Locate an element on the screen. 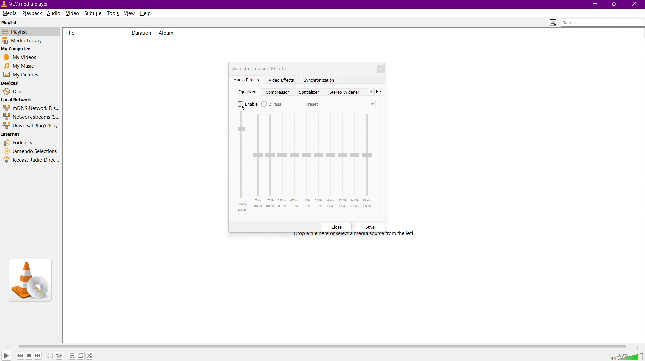  Save is located at coordinates (371, 227).